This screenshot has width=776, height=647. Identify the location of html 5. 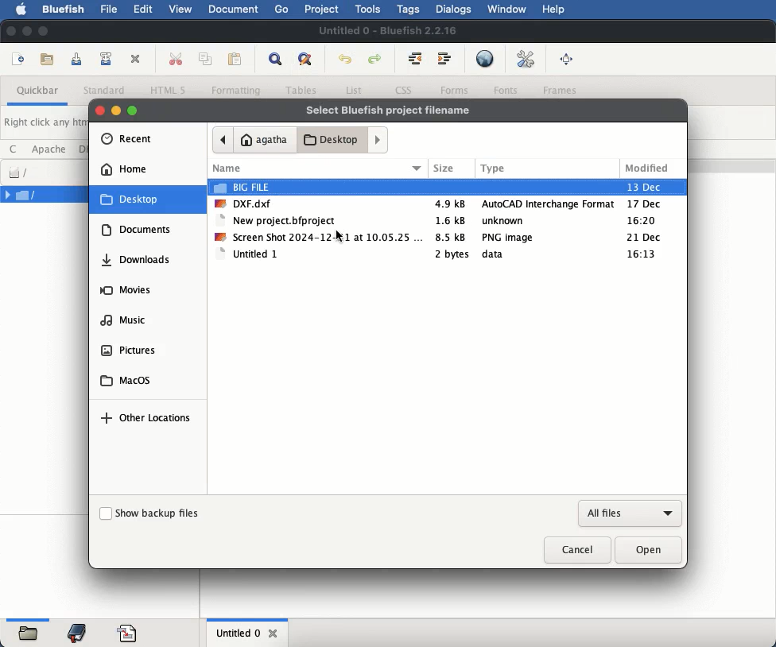
(168, 90).